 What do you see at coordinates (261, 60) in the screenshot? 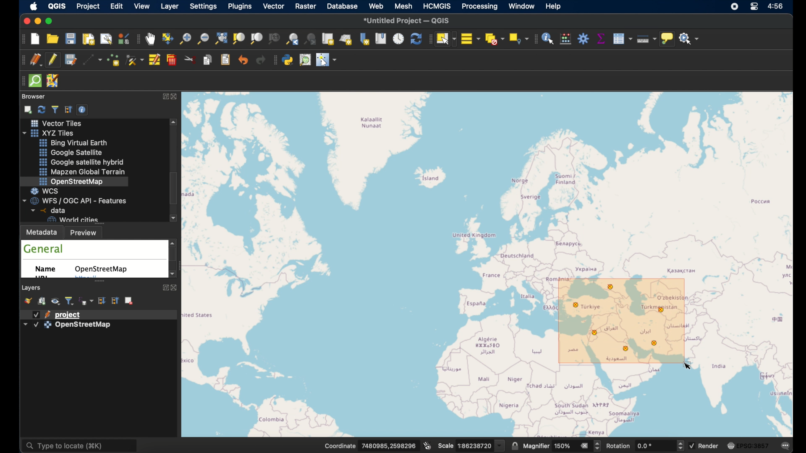
I see `redo` at bounding box center [261, 60].